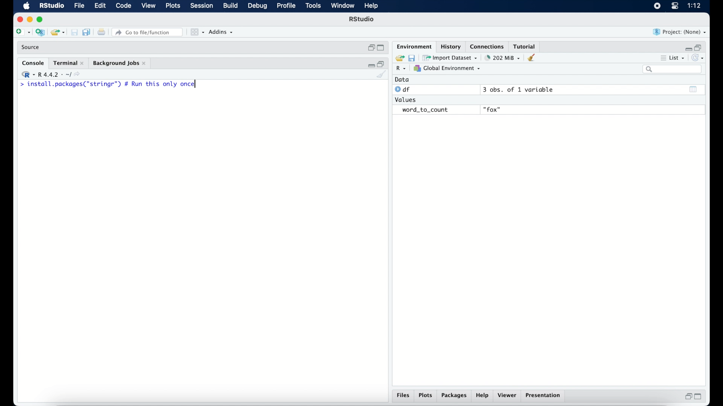 The height and width of the screenshot is (406, 723). I want to click on debug, so click(258, 6).